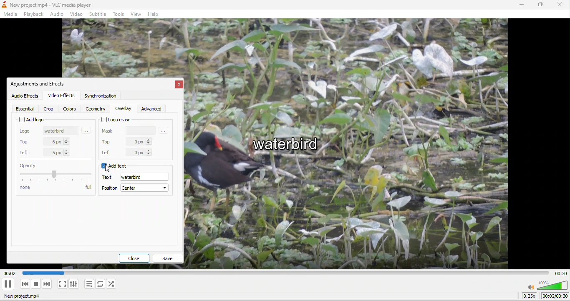 The image size is (570, 301). What do you see at coordinates (8, 284) in the screenshot?
I see `play` at bounding box center [8, 284].